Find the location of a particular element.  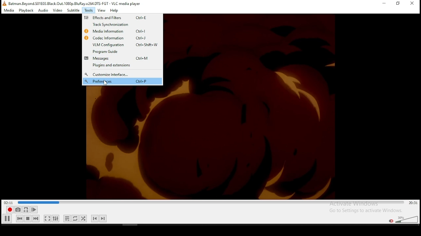

media information is located at coordinates (115, 31).